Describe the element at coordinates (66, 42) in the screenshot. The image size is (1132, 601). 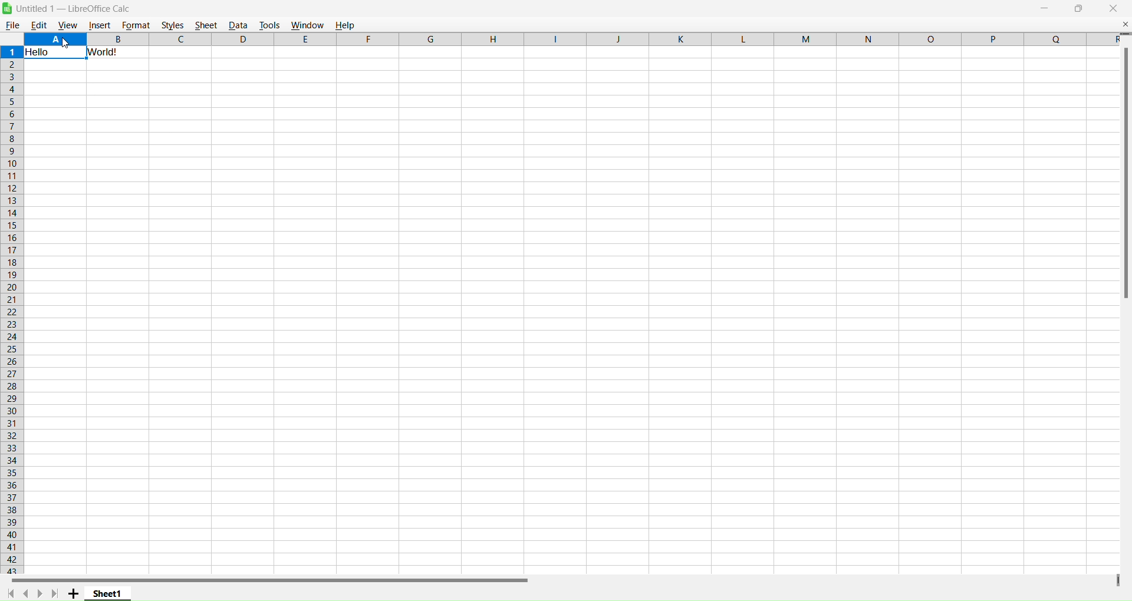
I see `cursor` at that location.